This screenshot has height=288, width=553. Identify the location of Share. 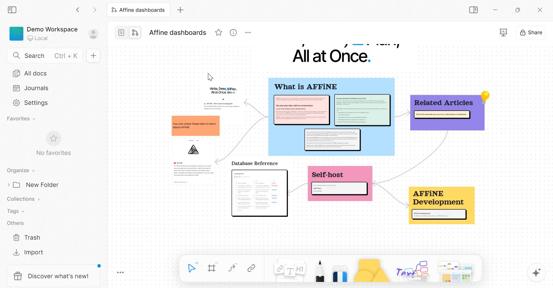
(531, 32).